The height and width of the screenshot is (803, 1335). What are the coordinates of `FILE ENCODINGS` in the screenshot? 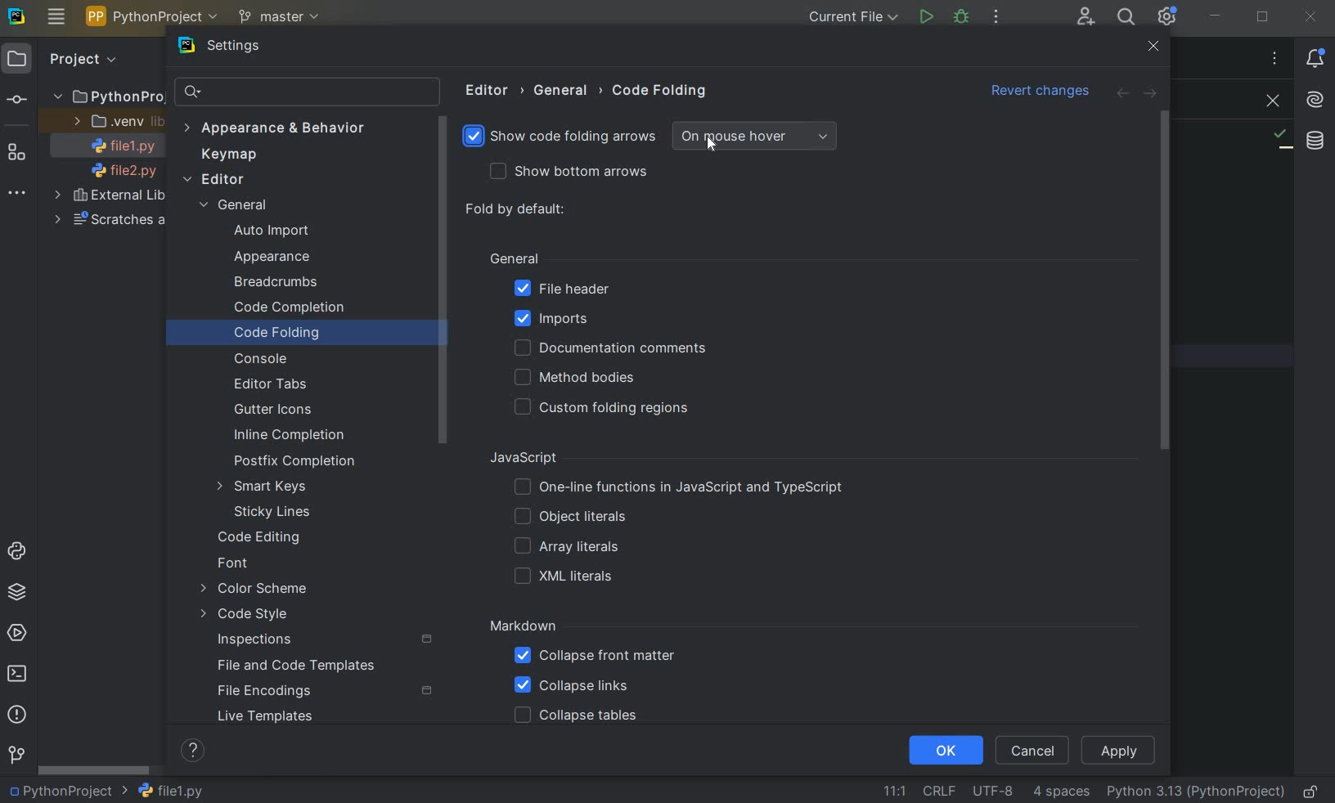 It's located at (324, 691).